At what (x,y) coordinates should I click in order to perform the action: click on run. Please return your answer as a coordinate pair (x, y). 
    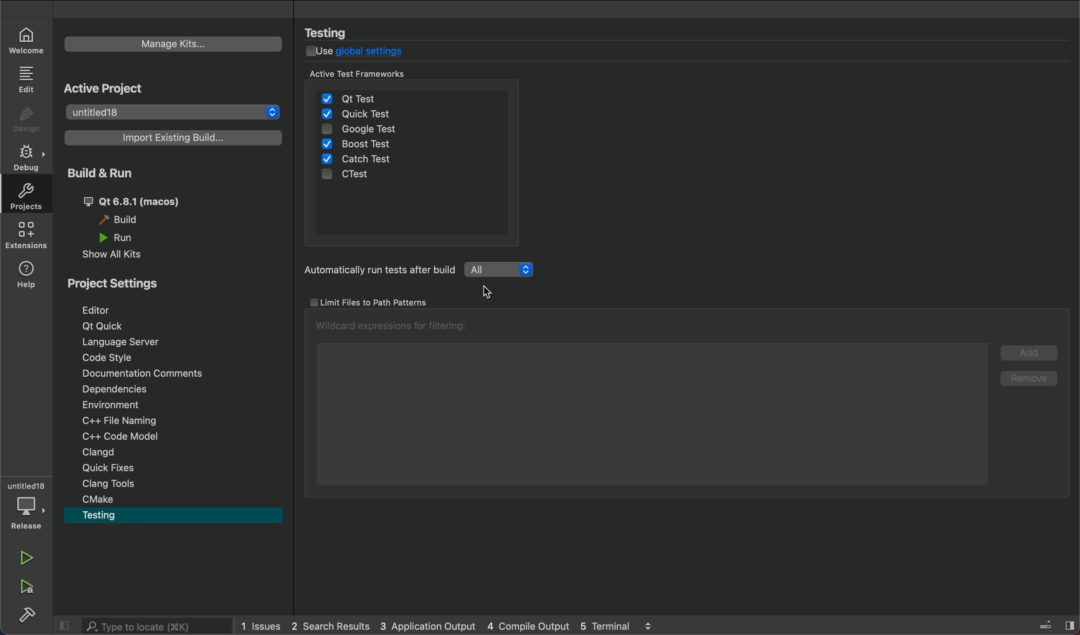
    Looking at the image, I should click on (120, 237).